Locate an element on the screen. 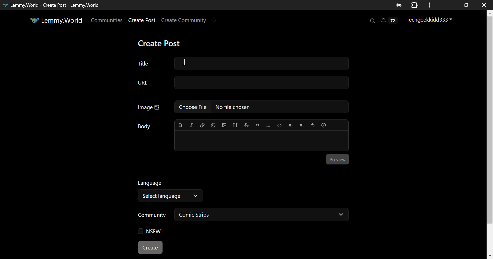 This screenshot has width=493, height=259. Formatting Help is located at coordinates (324, 125).